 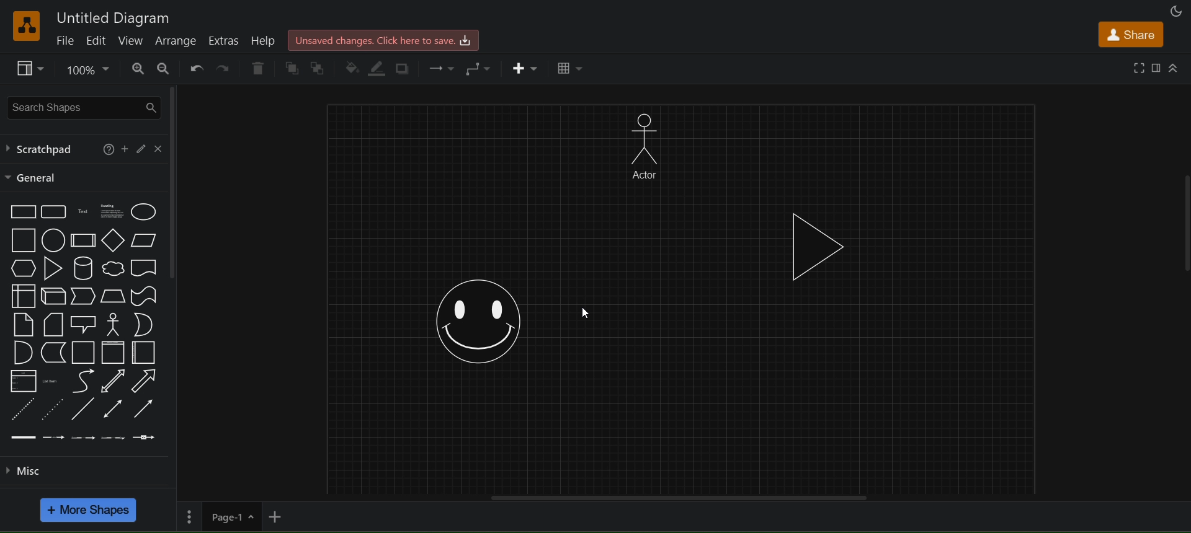 I want to click on card, so click(x=50, y=323).